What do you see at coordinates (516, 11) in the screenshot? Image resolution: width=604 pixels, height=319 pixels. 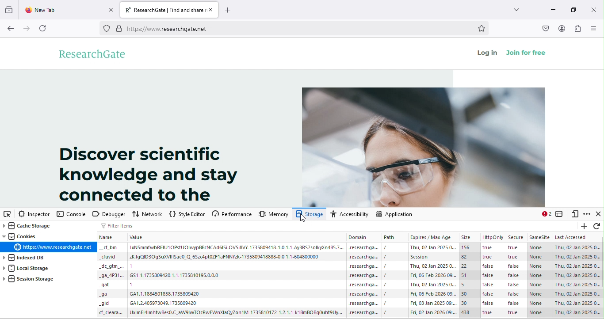 I see `more` at bounding box center [516, 11].